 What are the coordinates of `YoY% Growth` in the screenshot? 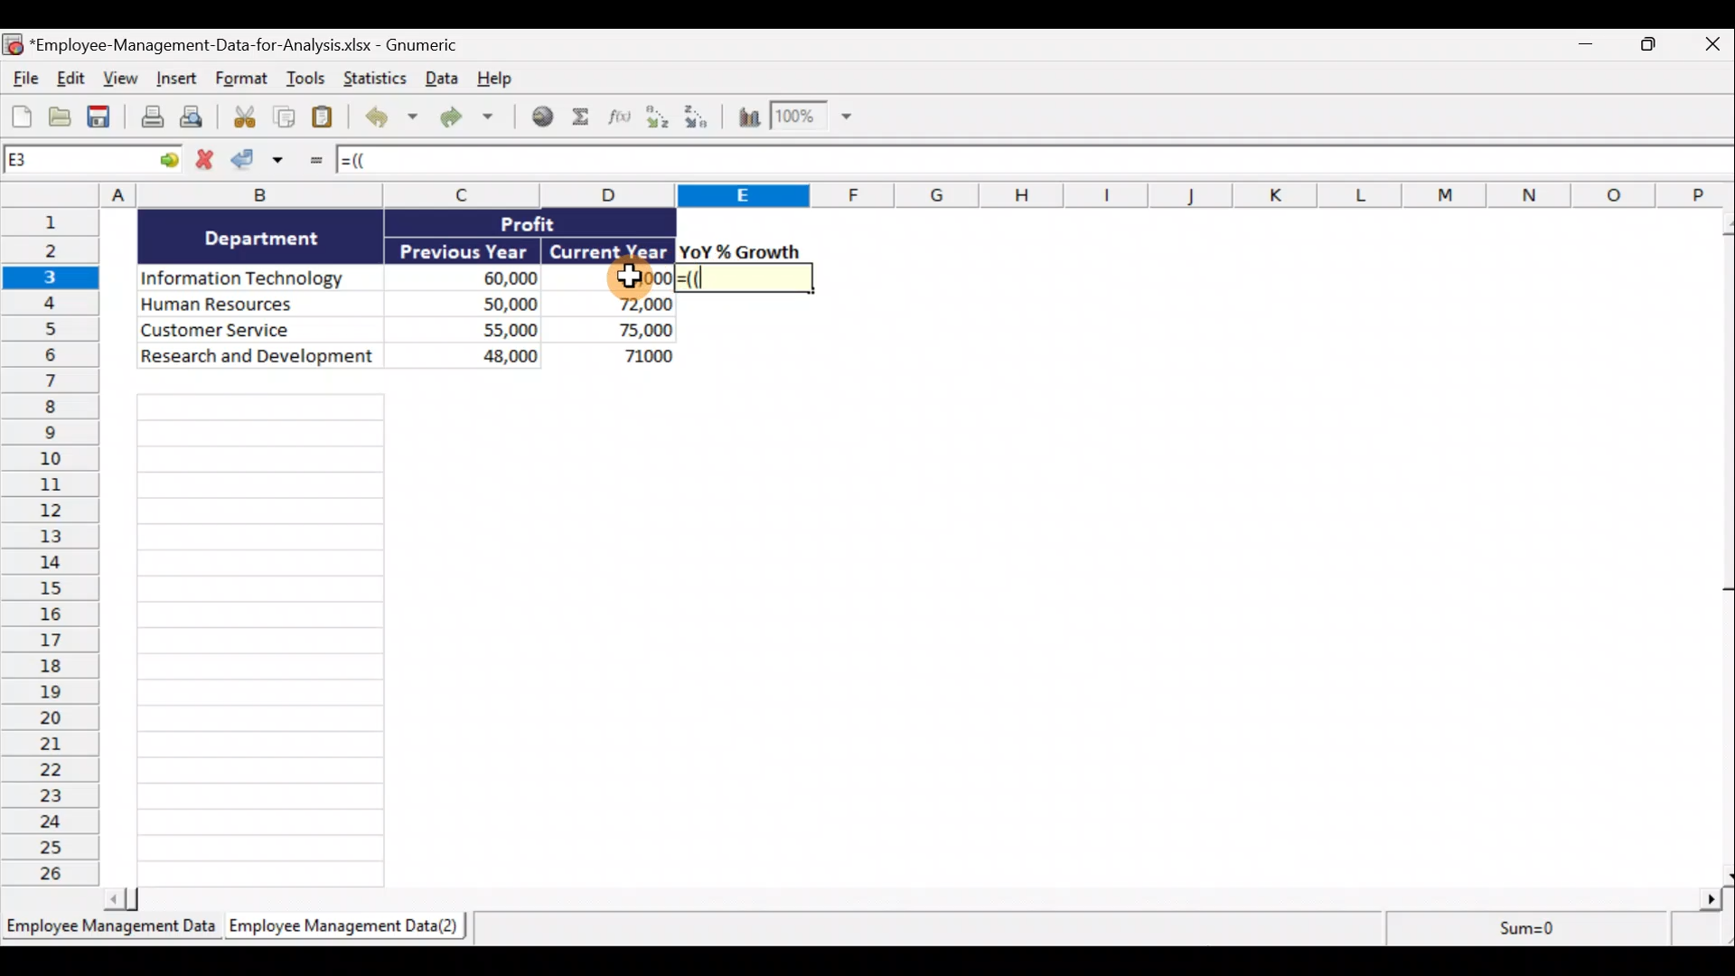 It's located at (741, 251).